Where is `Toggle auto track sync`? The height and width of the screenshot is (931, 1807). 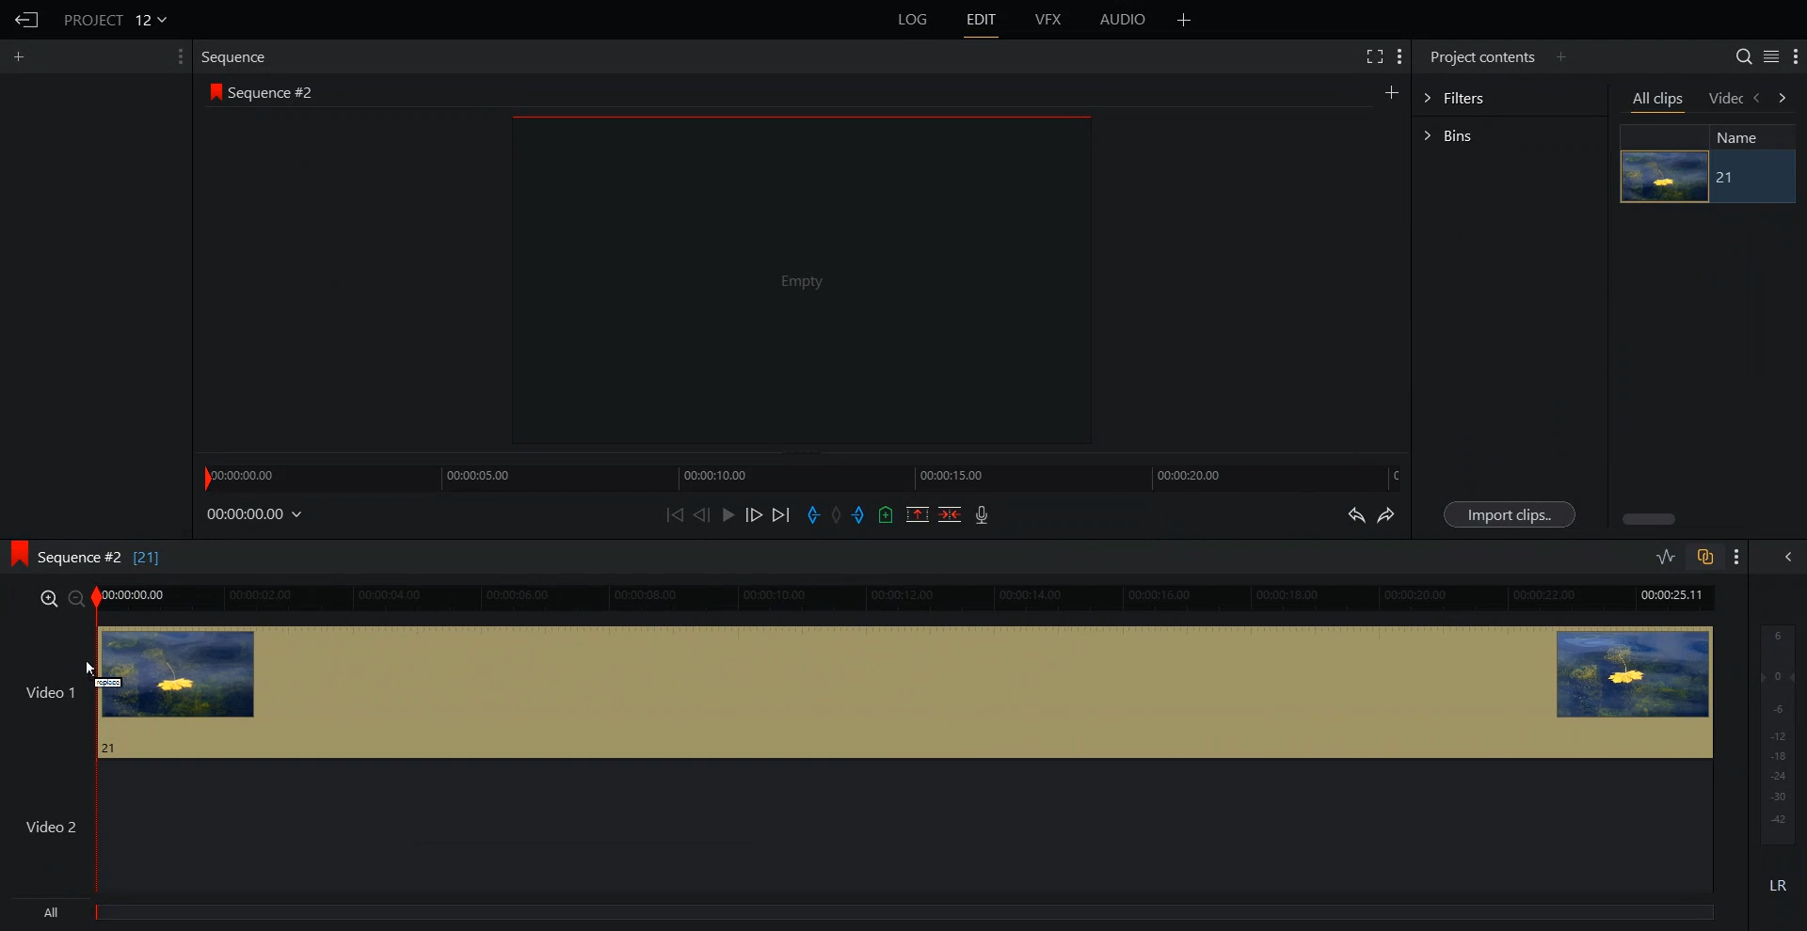
Toggle auto track sync is located at coordinates (1704, 557).